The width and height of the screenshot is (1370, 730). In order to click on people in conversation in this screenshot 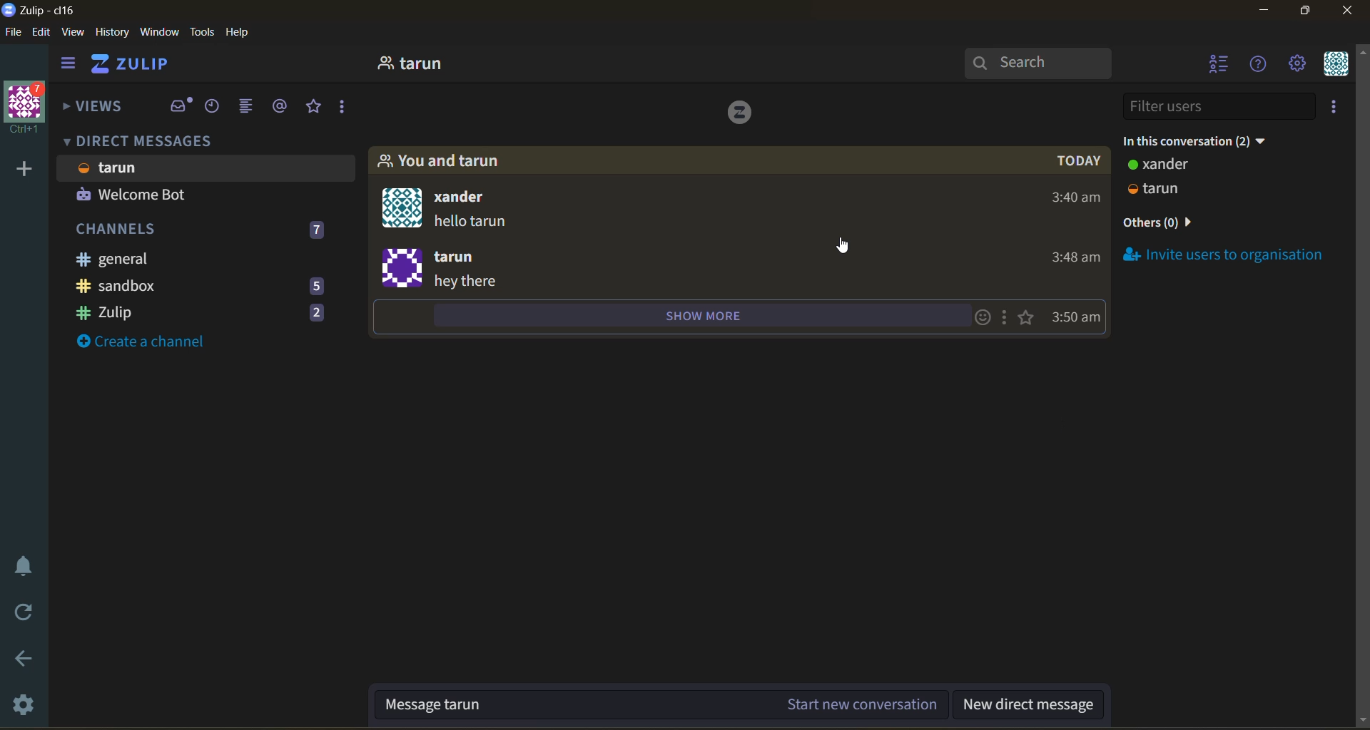, I will do `click(442, 161)`.